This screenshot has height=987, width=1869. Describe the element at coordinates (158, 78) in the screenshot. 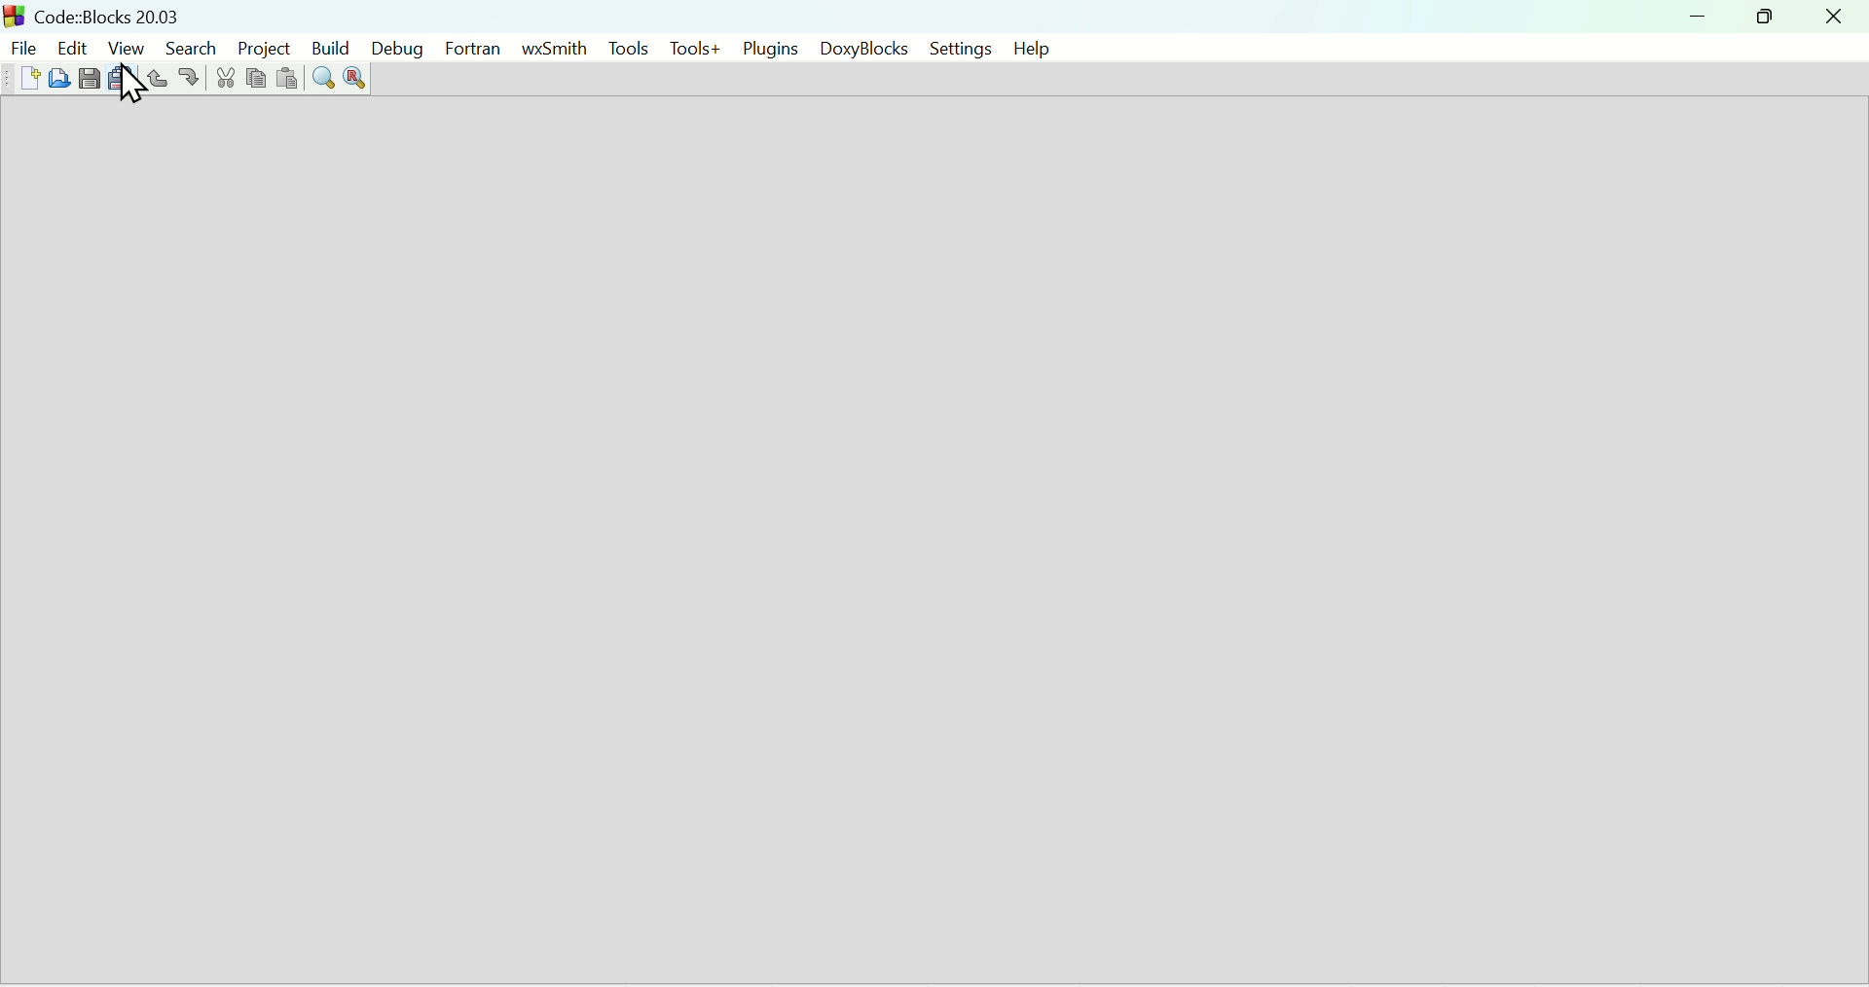

I see `Undo` at that location.